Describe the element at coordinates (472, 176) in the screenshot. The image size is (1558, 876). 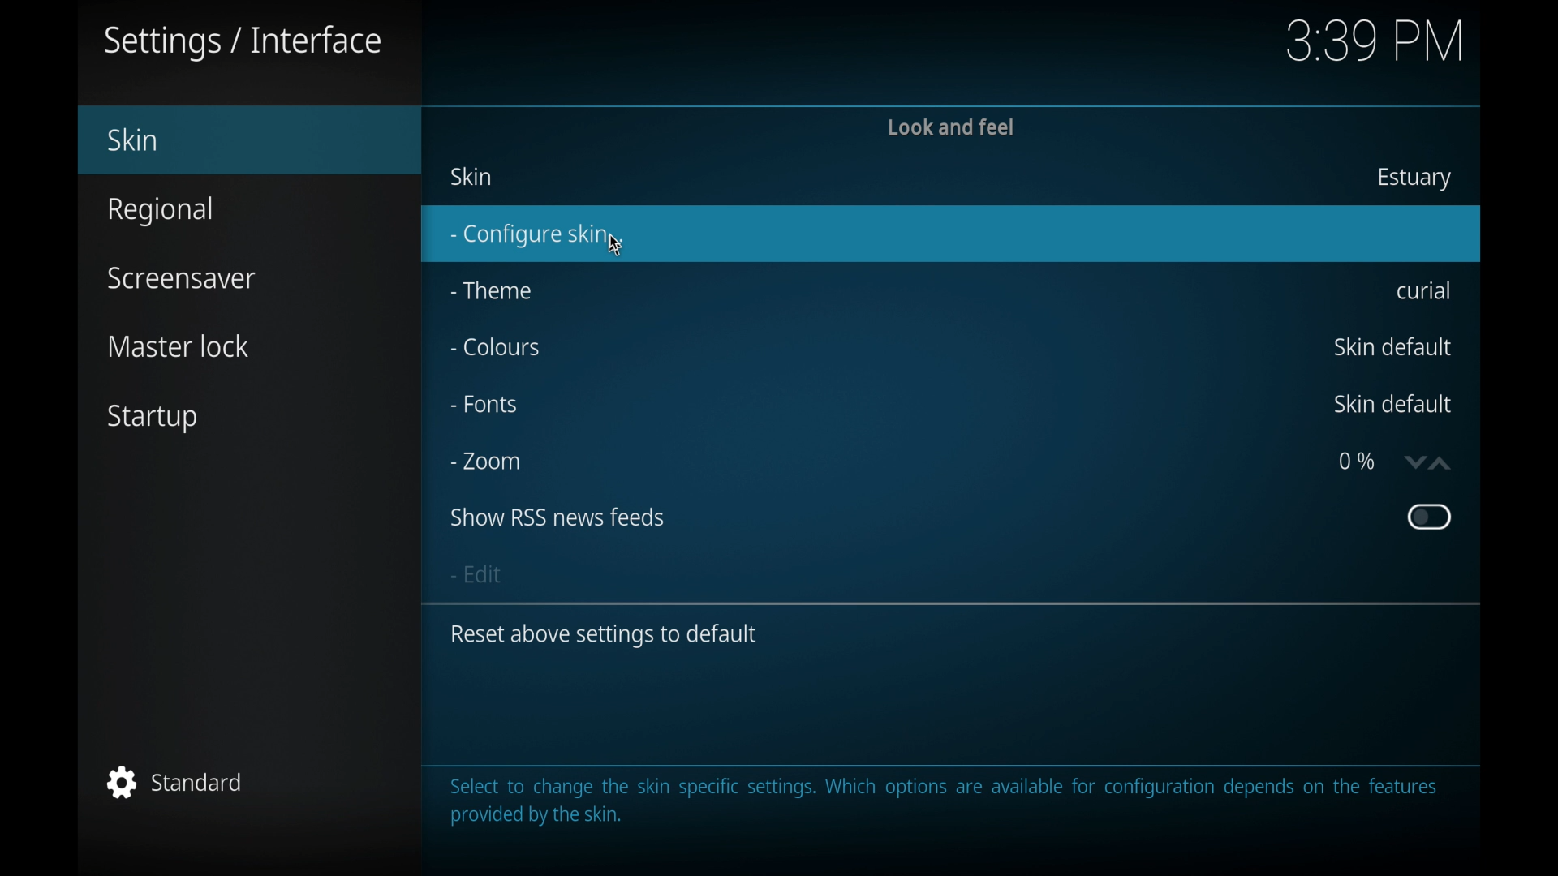
I see `skin` at that location.